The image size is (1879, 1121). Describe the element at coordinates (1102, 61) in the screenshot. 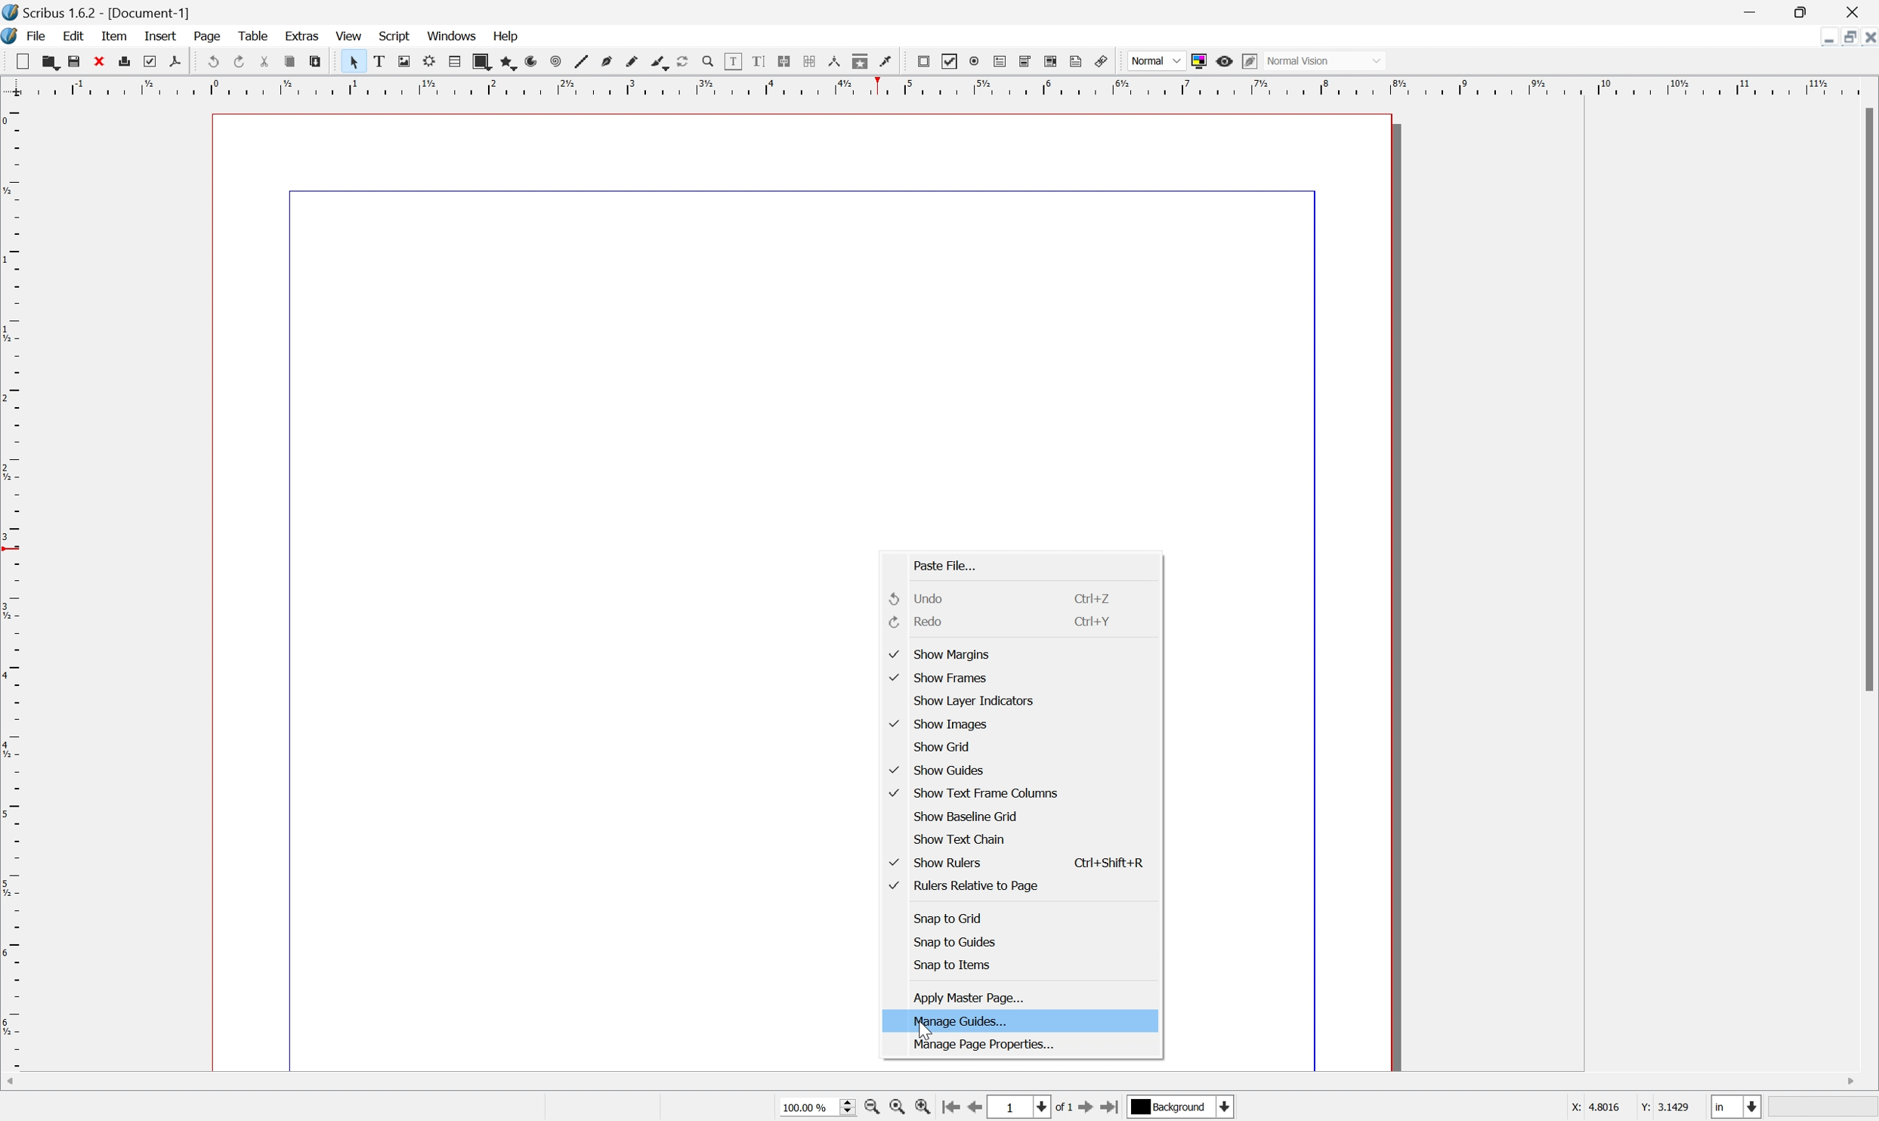

I see `link annotation` at that location.